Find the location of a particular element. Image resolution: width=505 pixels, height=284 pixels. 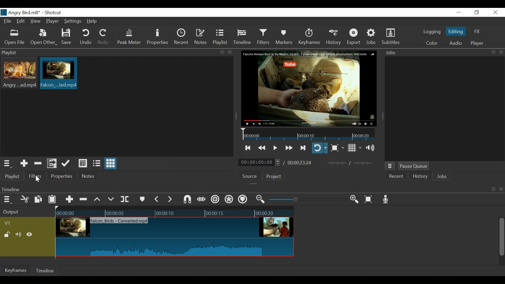

Update is located at coordinates (67, 164).